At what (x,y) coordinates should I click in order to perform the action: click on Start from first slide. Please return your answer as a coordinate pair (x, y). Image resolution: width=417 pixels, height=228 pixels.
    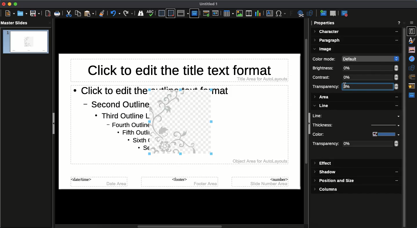
    Looking at the image, I should click on (207, 14).